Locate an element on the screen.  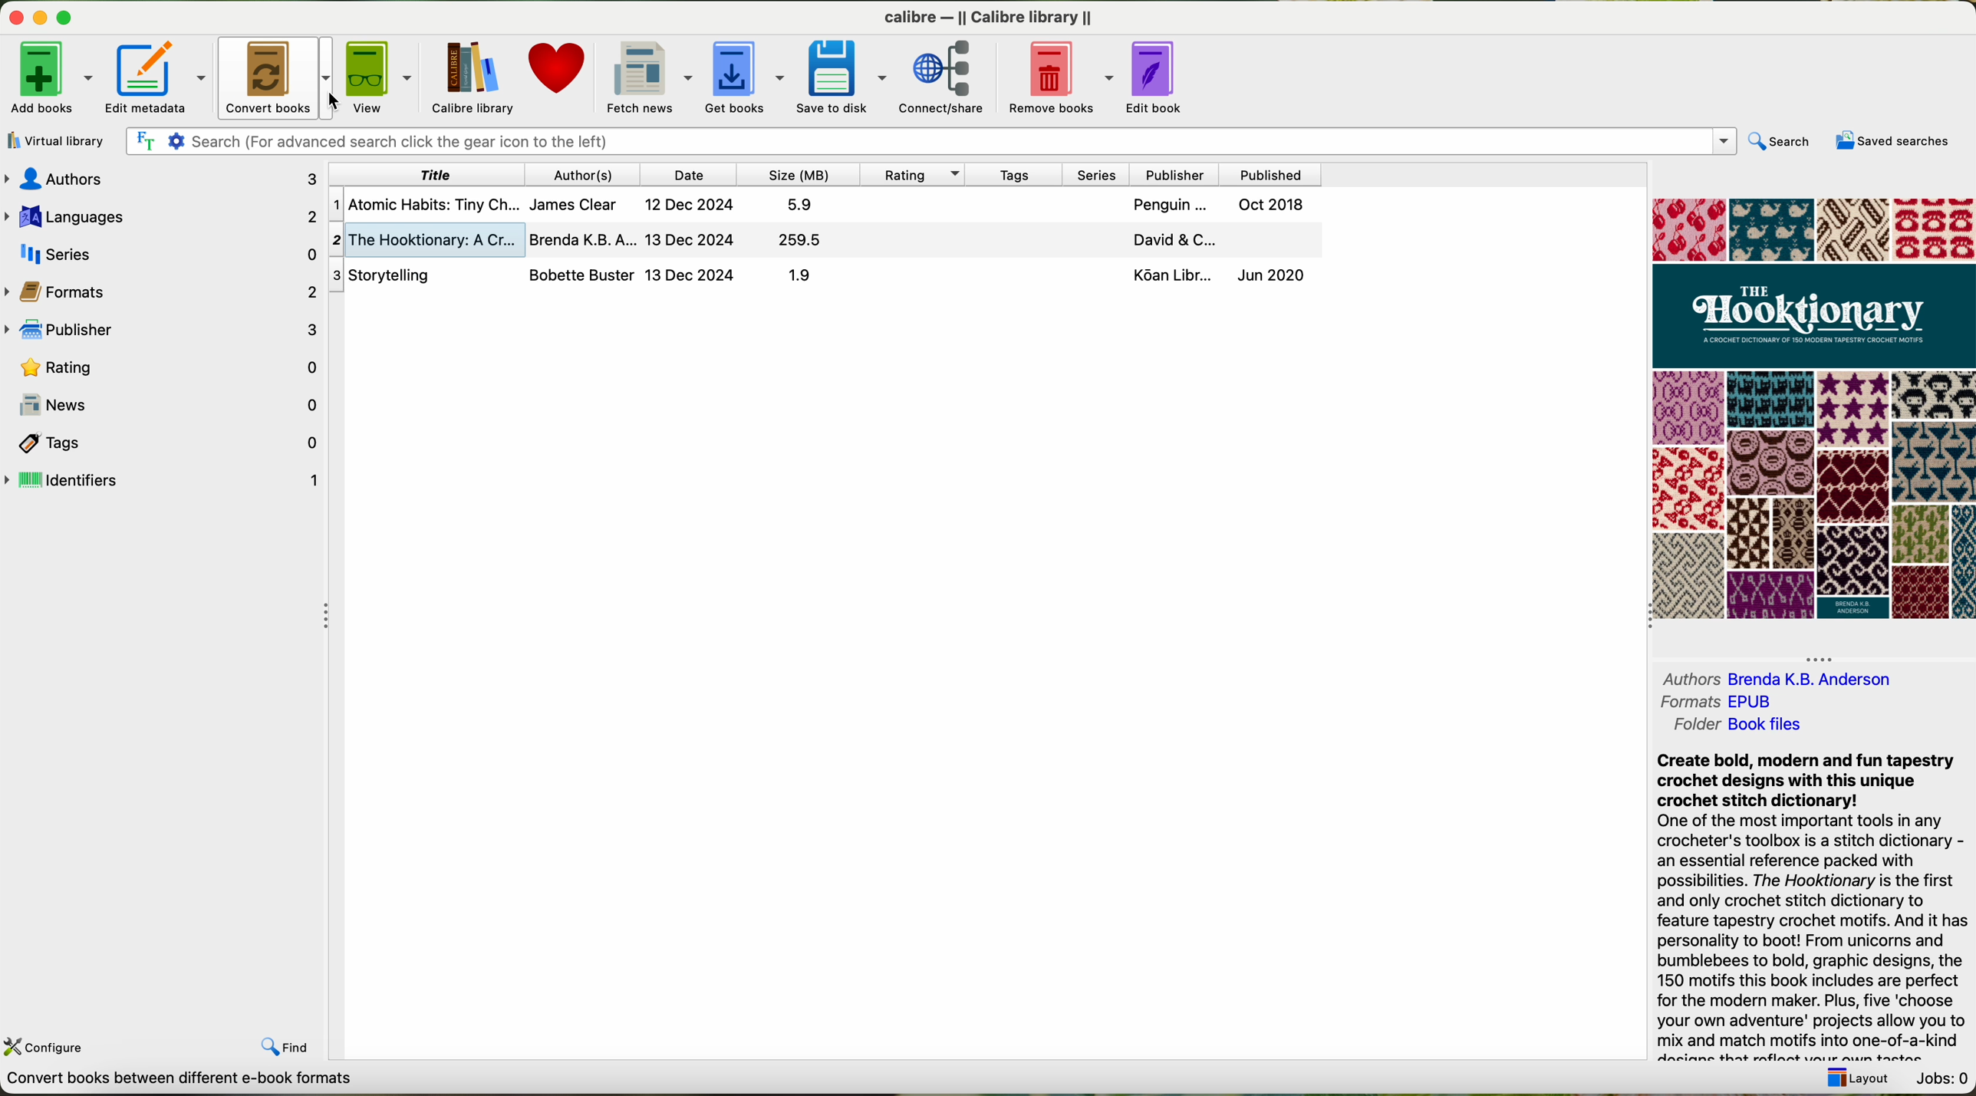
get books is located at coordinates (743, 76).